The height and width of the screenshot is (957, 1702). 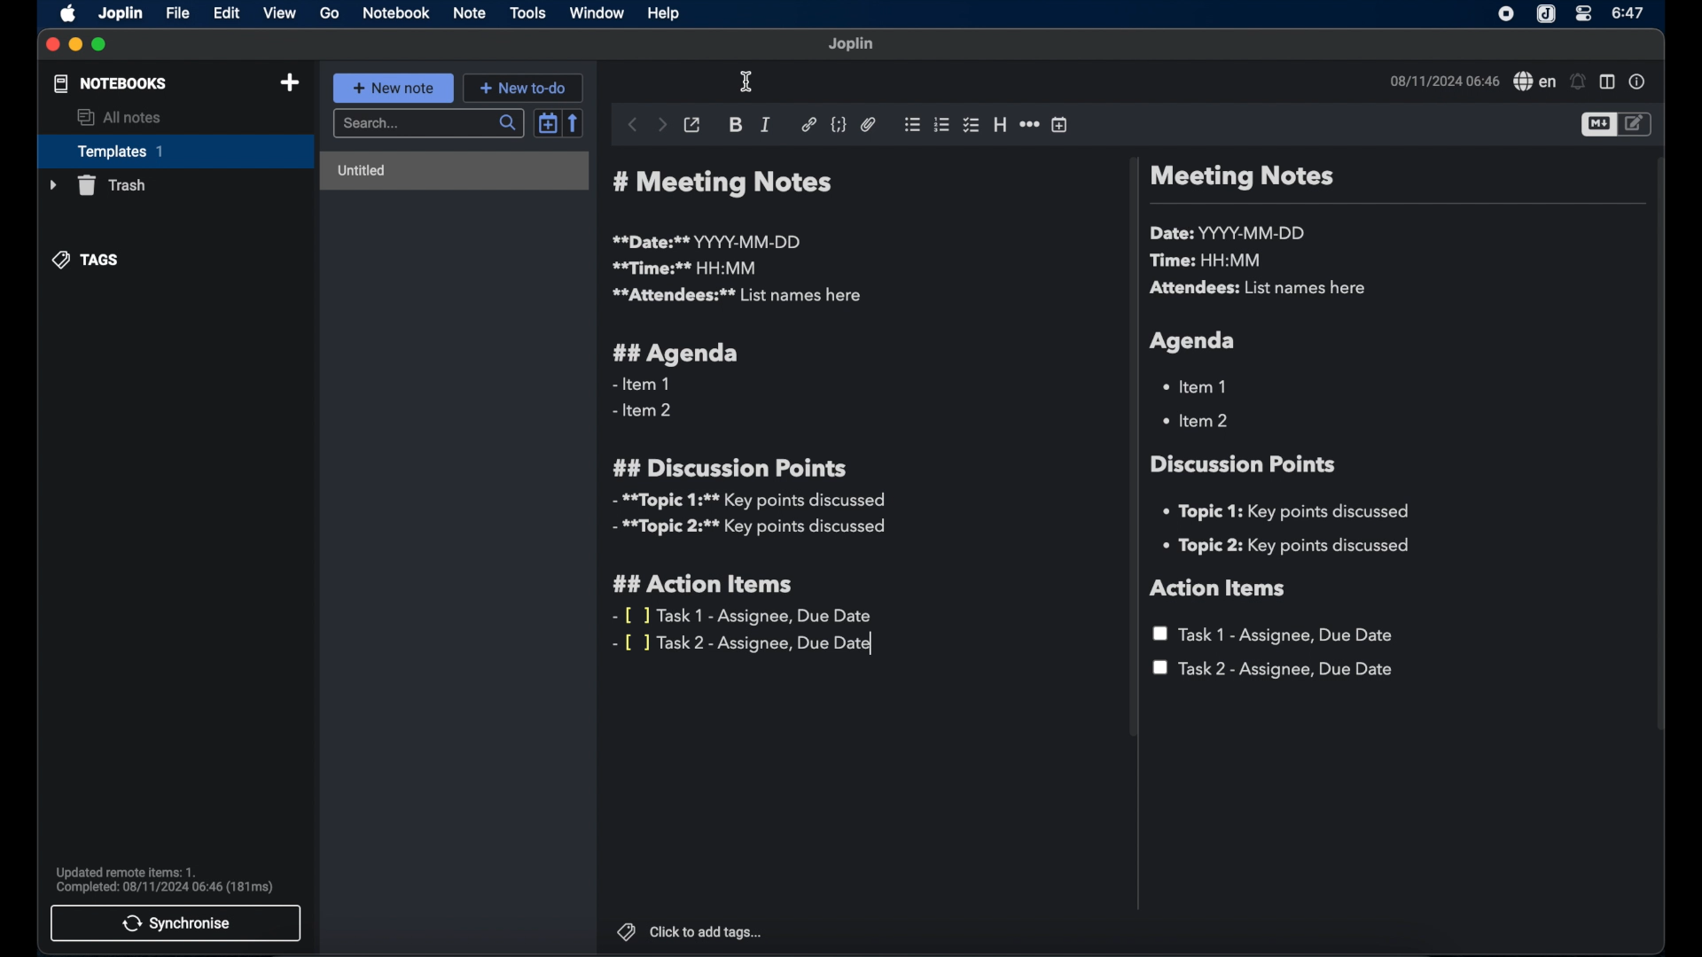 I want to click on discussion points, so click(x=1245, y=464).